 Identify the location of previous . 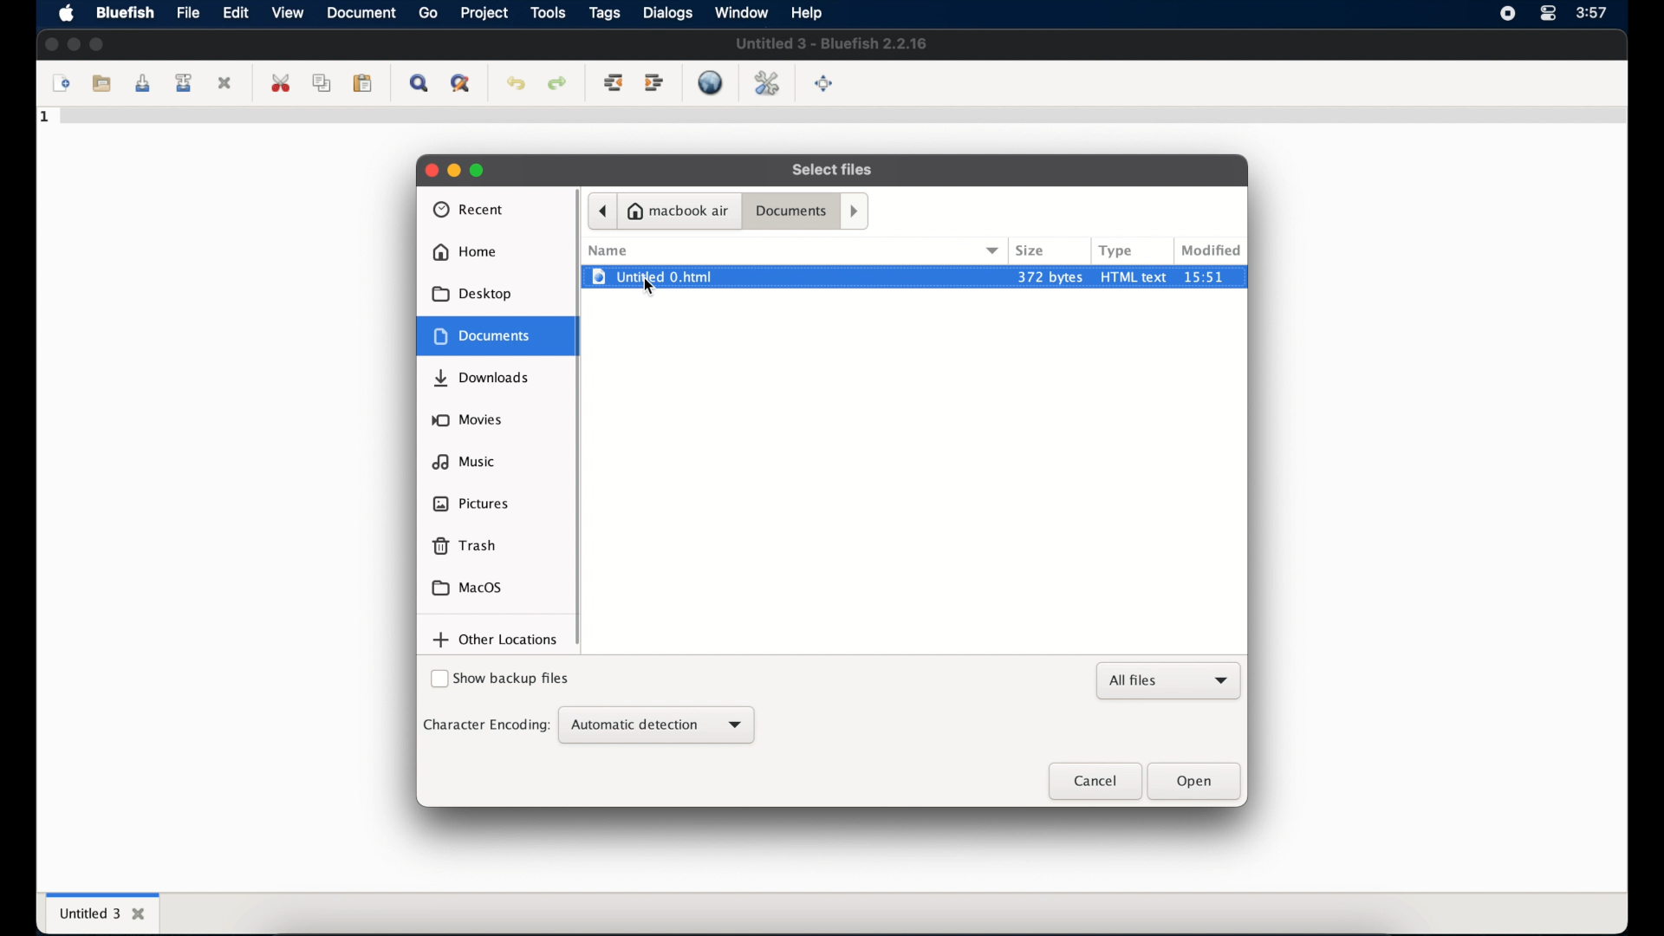
(601, 211).